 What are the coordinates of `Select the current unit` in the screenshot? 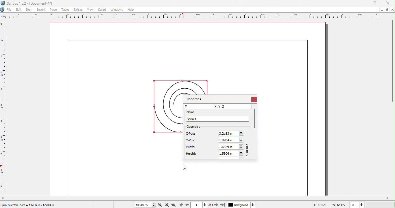 It's located at (355, 205).